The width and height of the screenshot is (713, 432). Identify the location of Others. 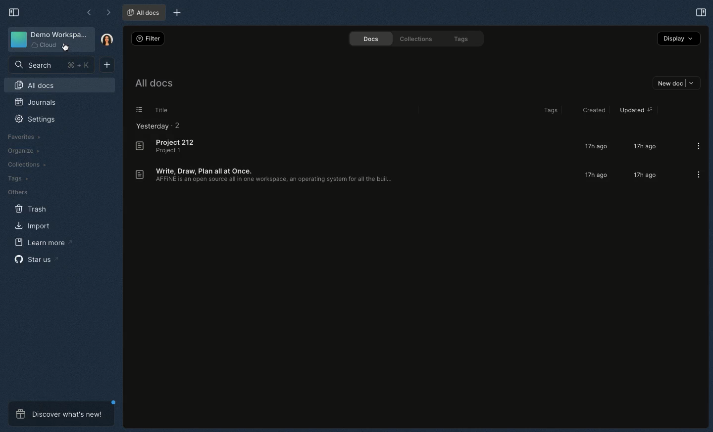
(17, 192).